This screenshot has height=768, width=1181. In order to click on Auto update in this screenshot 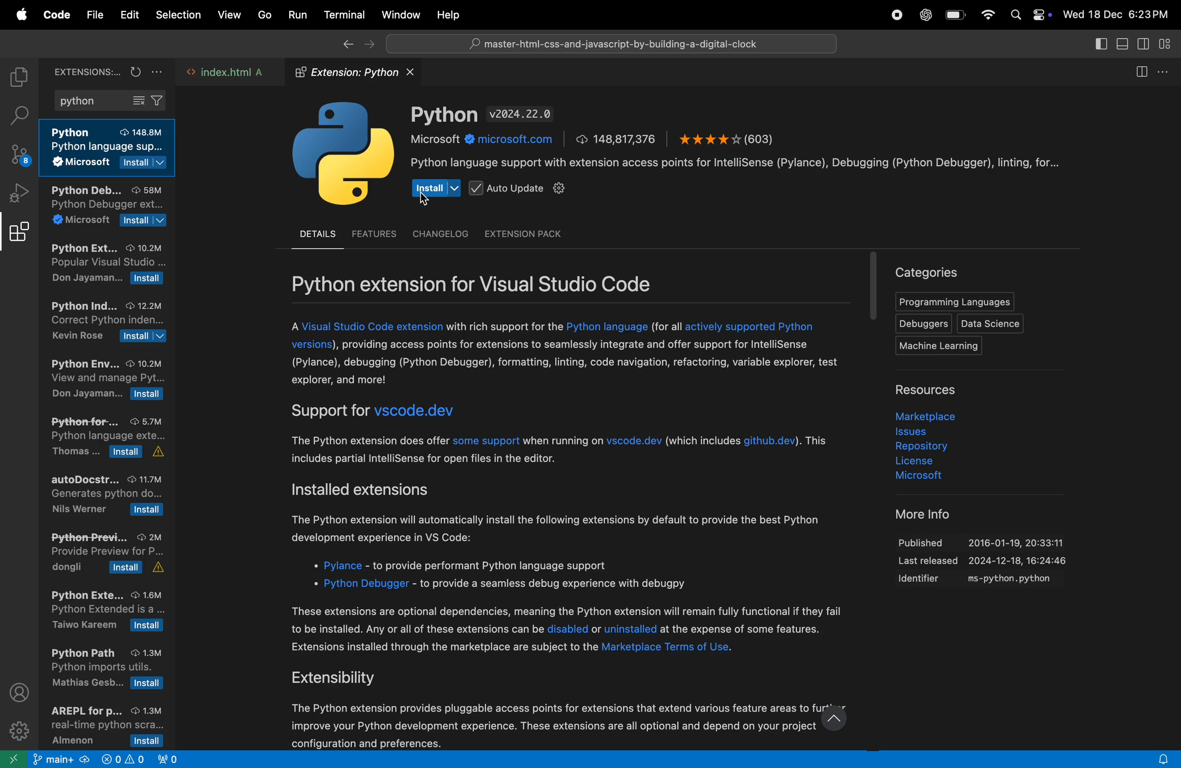, I will do `click(519, 189)`.